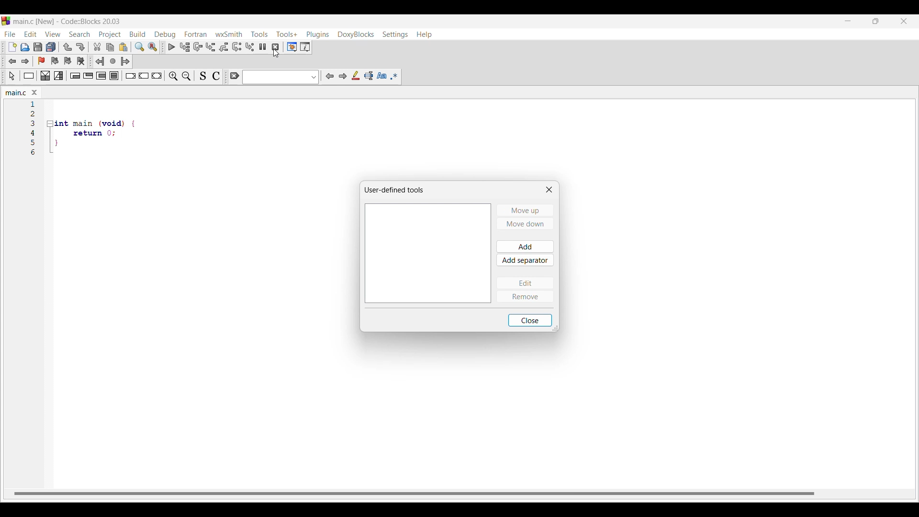 The width and height of the screenshot is (919, 517). I want to click on Remove, so click(526, 296).